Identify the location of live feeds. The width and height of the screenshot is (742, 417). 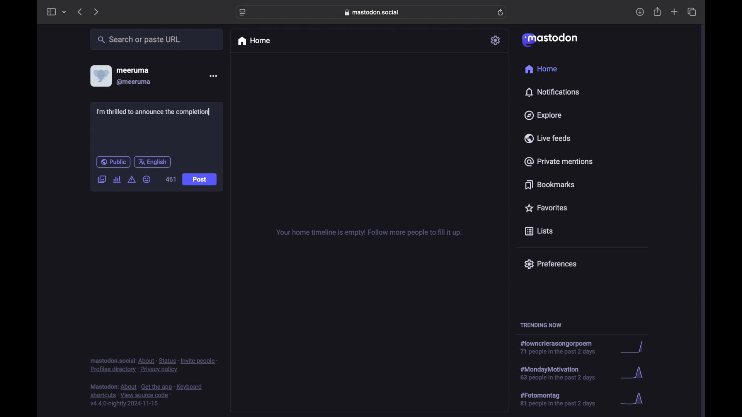
(547, 138).